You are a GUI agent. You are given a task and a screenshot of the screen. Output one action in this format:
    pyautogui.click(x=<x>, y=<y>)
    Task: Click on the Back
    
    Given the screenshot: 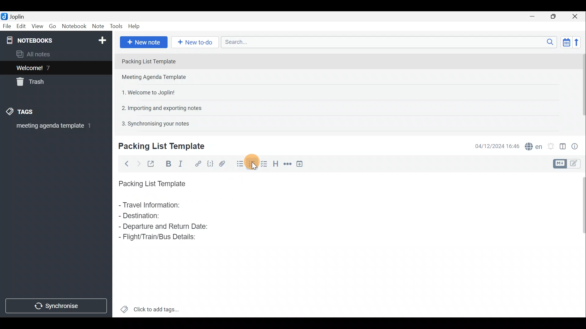 What is the action you would take?
    pyautogui.click(x=125, y=164)
    